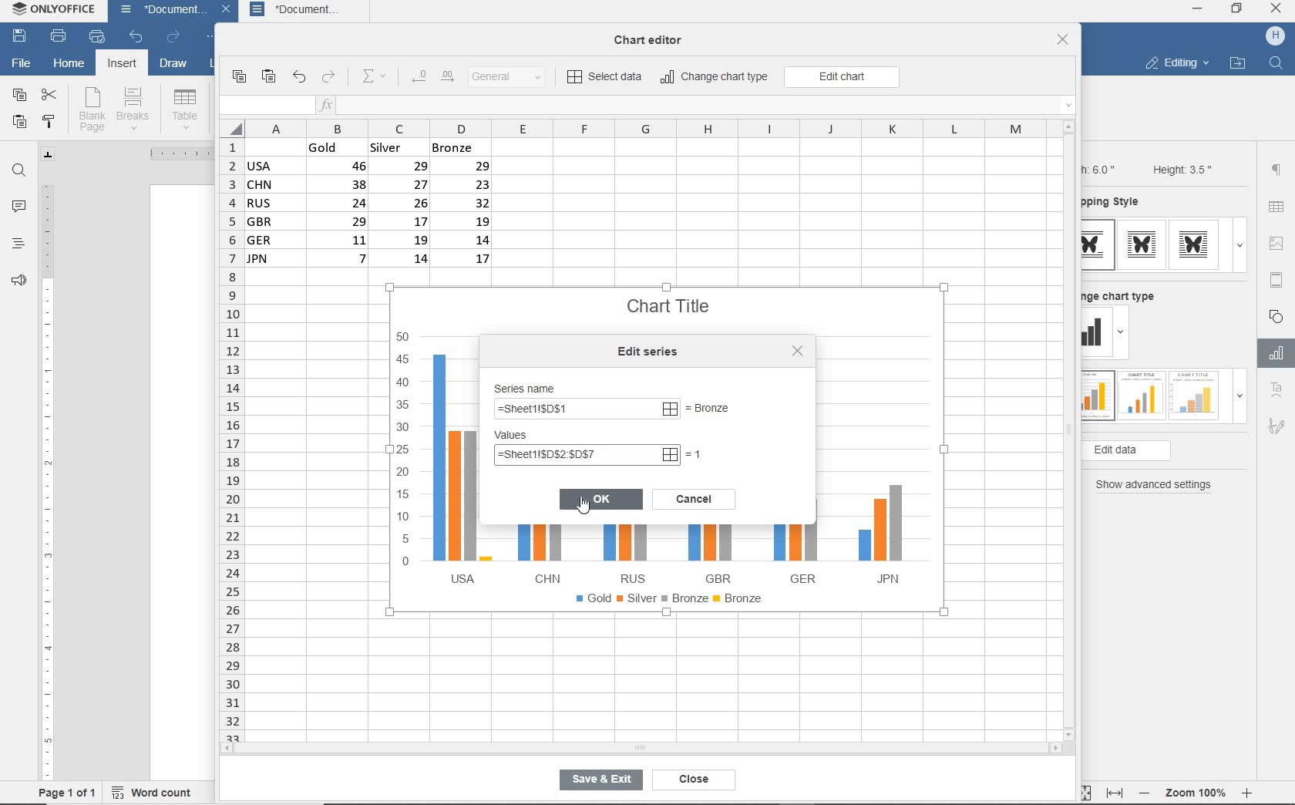  Describe the element at coordinates (1195, 394) in the screenshot. I see `type 3` at that location.